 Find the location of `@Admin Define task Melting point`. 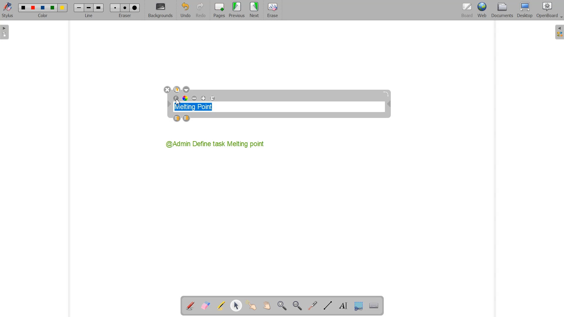

@Admin Define task Melting point is located at coordinates (216, 144).